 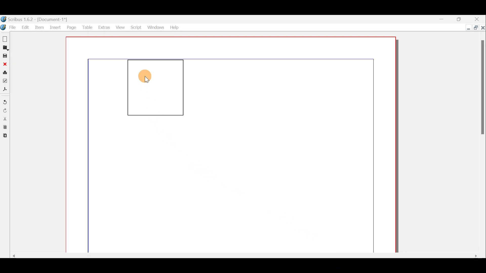 I want to click on Insert, so click(x=55, y=27).